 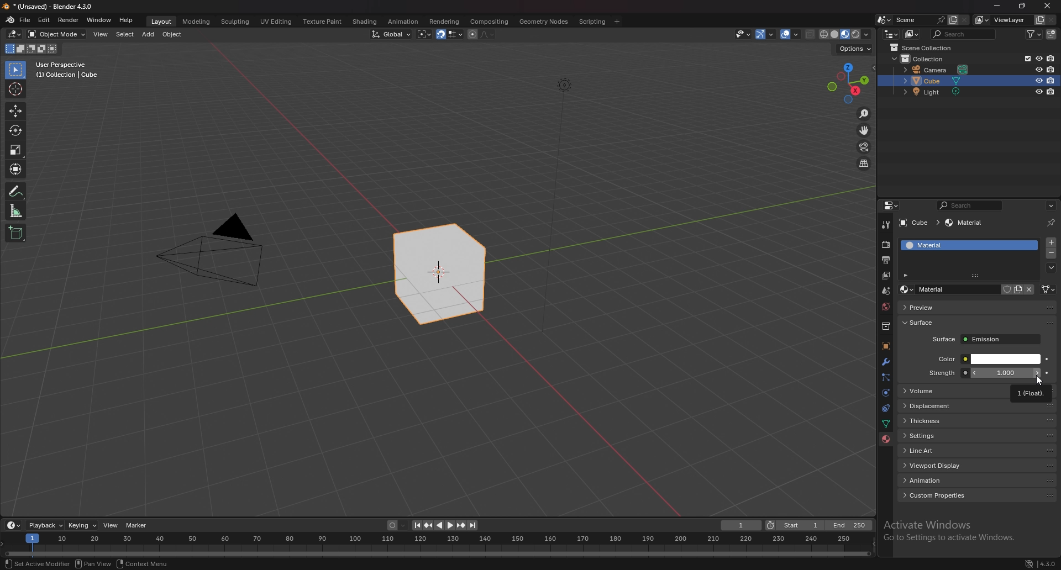 I want to click on material, so click(x=967, y=223).